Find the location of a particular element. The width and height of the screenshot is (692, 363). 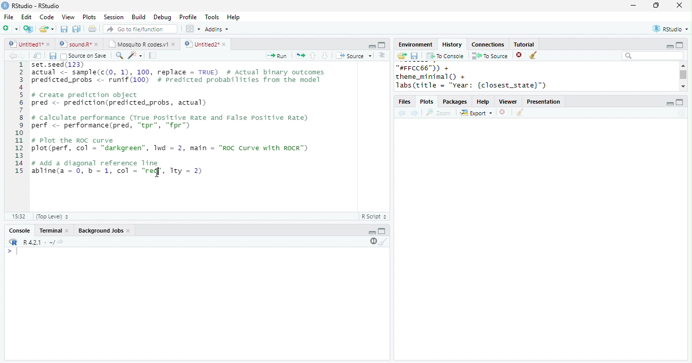

cursor is located at coordinates (160, 174).